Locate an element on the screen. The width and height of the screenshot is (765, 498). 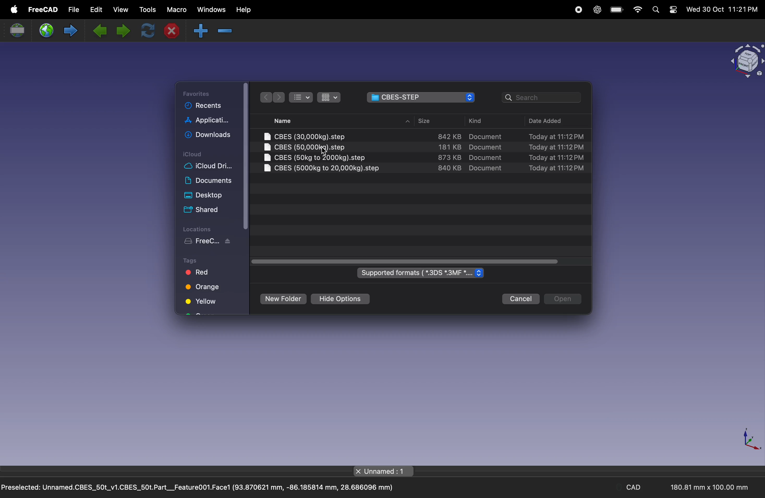
step file 2 is located at coordinates (423, 147).